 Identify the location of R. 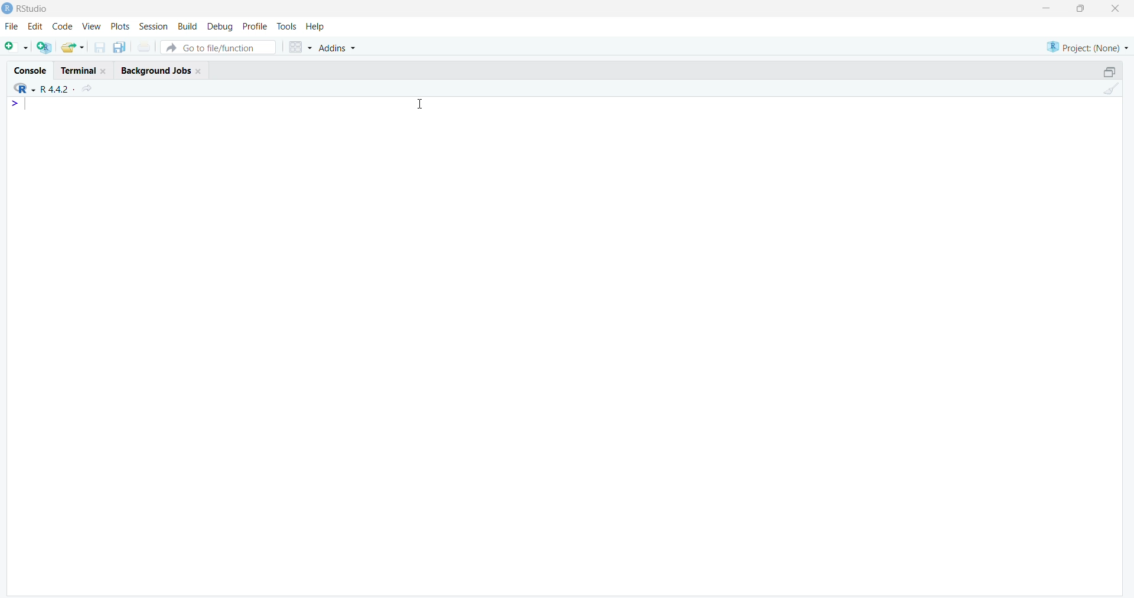
(20, 88).